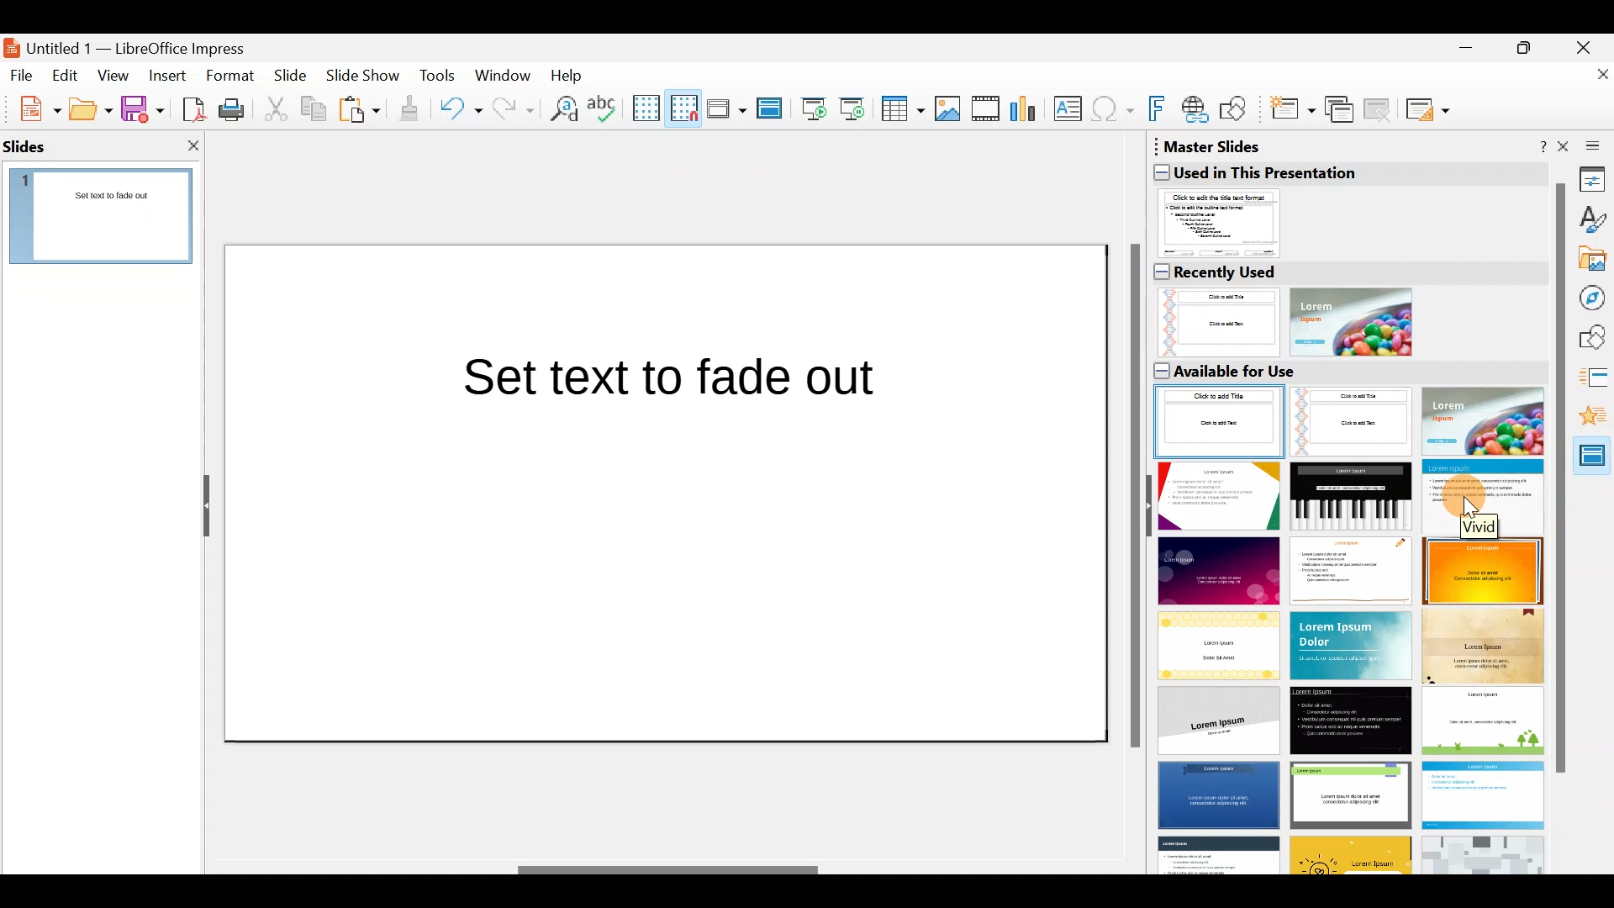 The image size is (1614, 908). Describe the element at coordinates (1595, 380) in the screenshot. I see `Slide transition` at that location.